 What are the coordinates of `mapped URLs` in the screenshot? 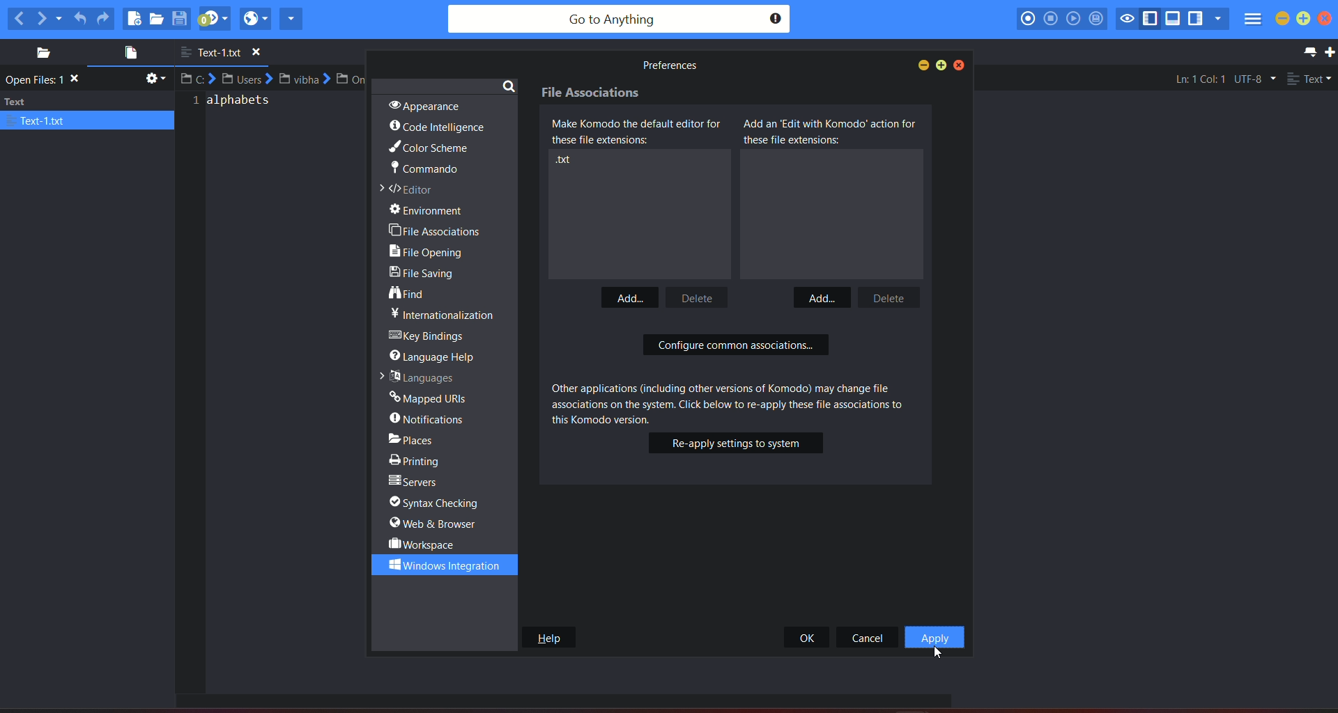 It's located at (429, 396).